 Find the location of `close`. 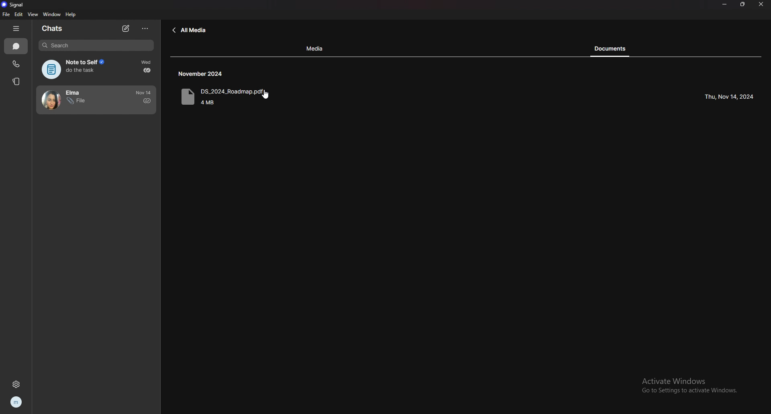

close is located at coordinates (762, 4).